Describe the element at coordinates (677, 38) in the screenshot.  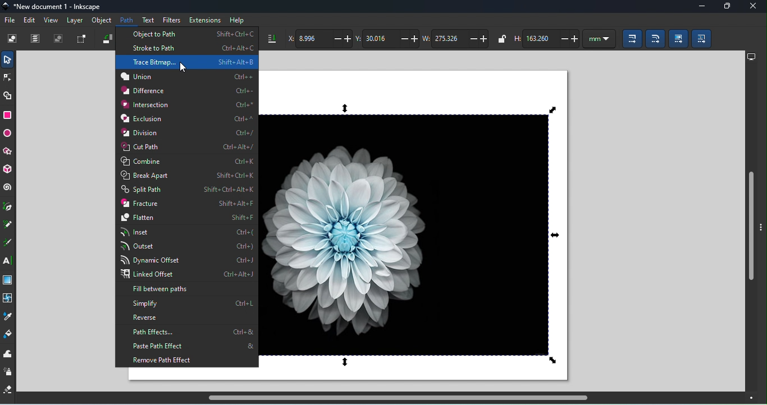
I see `Move gradients (in fill and stroke) along with the objects` at that location.